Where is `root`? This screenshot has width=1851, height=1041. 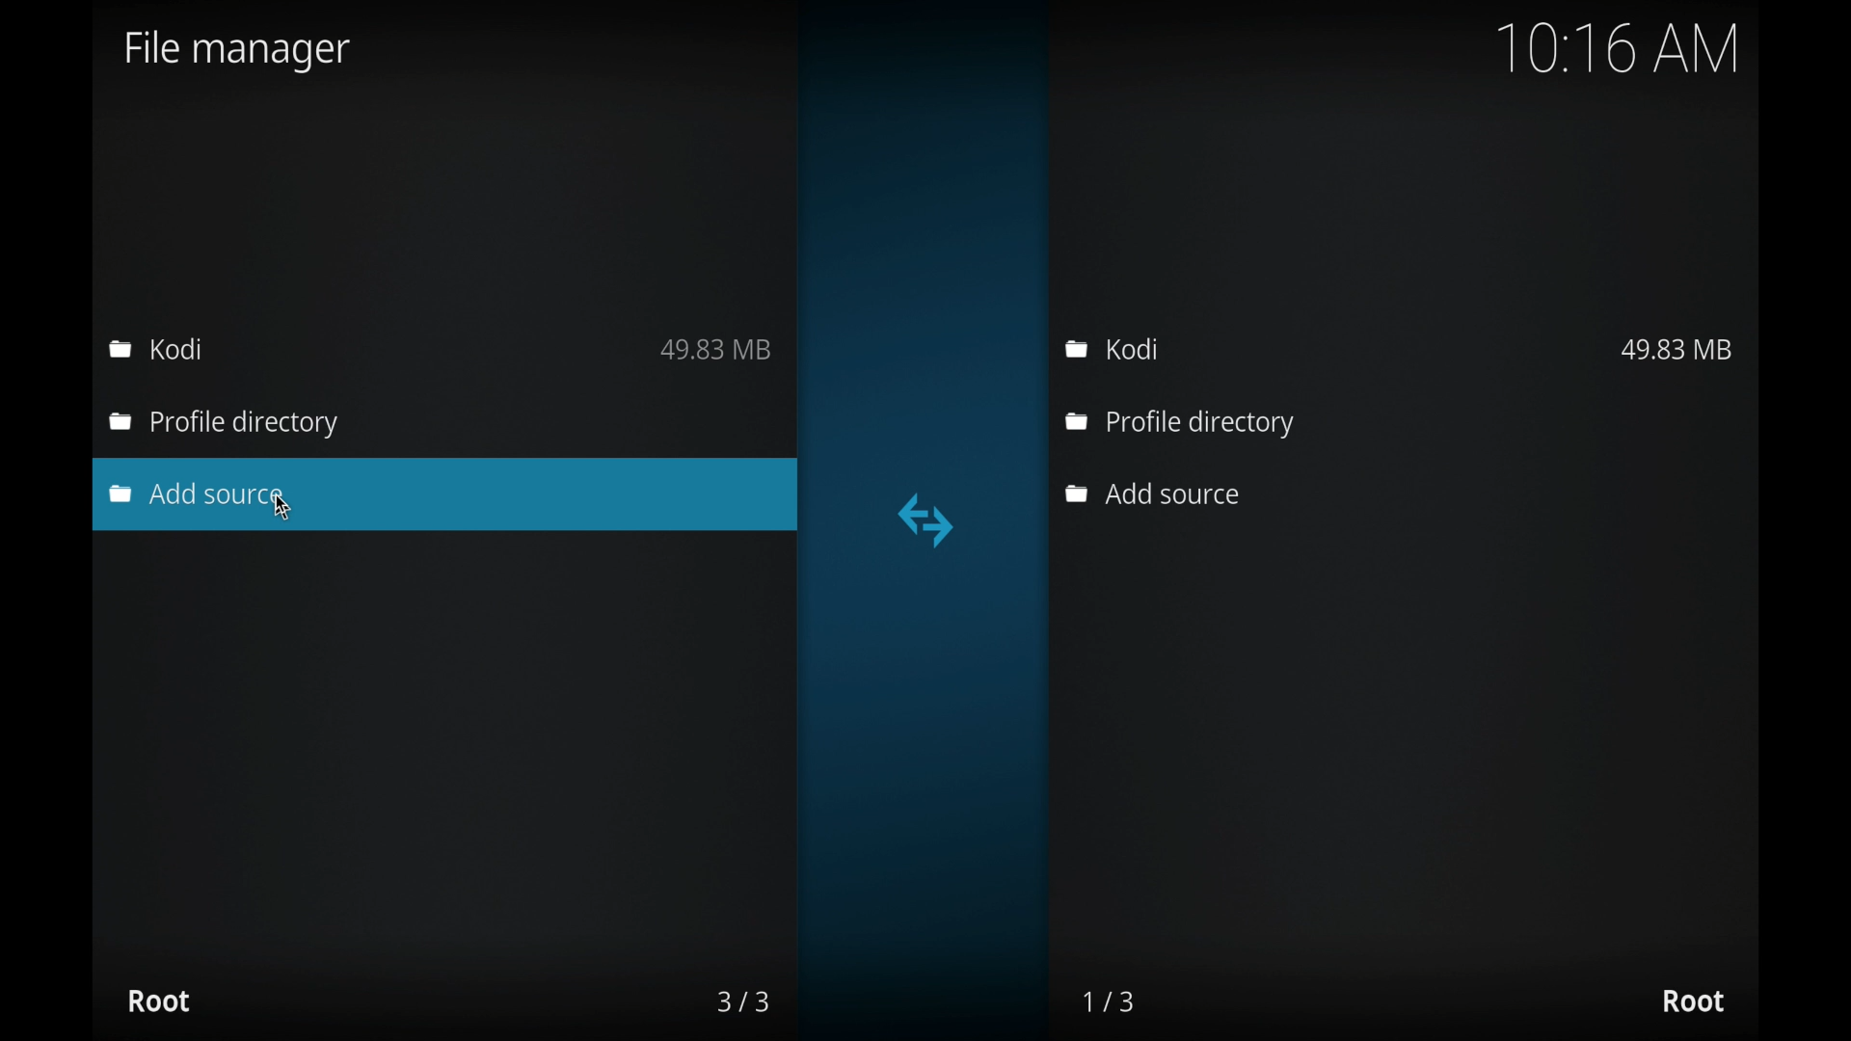 root is located at coordinates (158, 1001).